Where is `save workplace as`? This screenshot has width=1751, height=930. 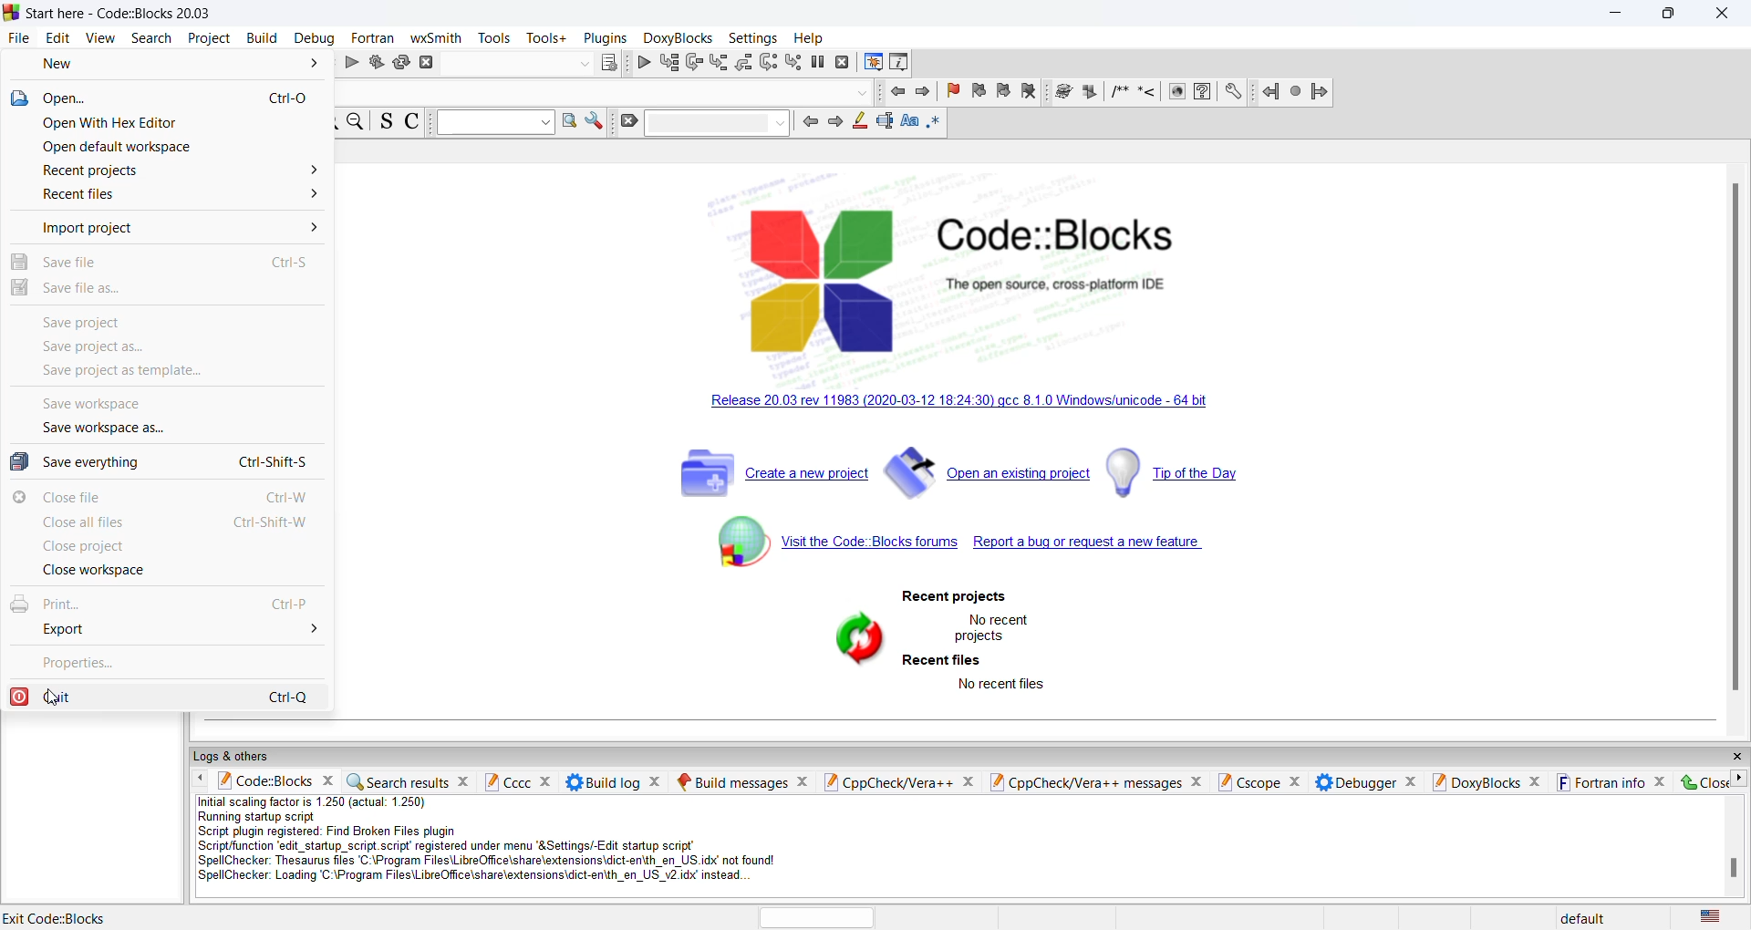 save workplace as is located at coordinates (157, 432).